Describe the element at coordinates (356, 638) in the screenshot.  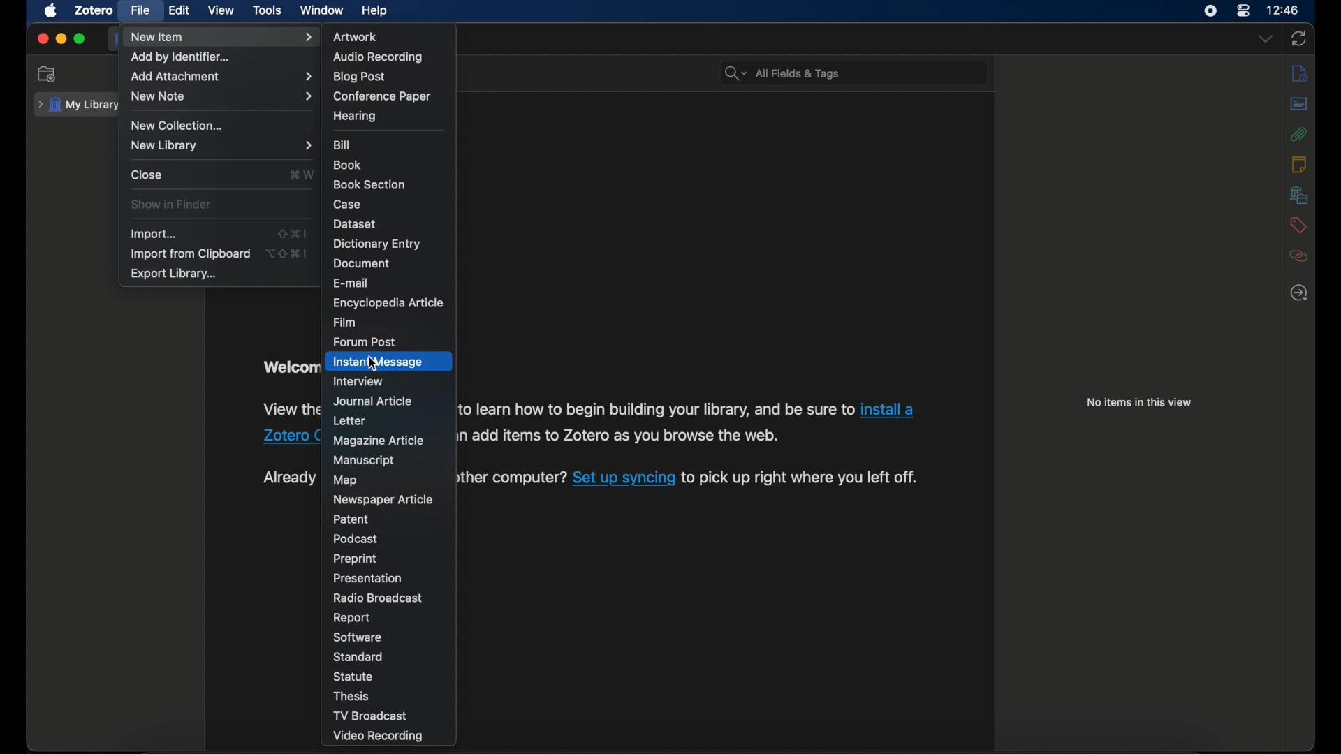
I see `software` at that location.